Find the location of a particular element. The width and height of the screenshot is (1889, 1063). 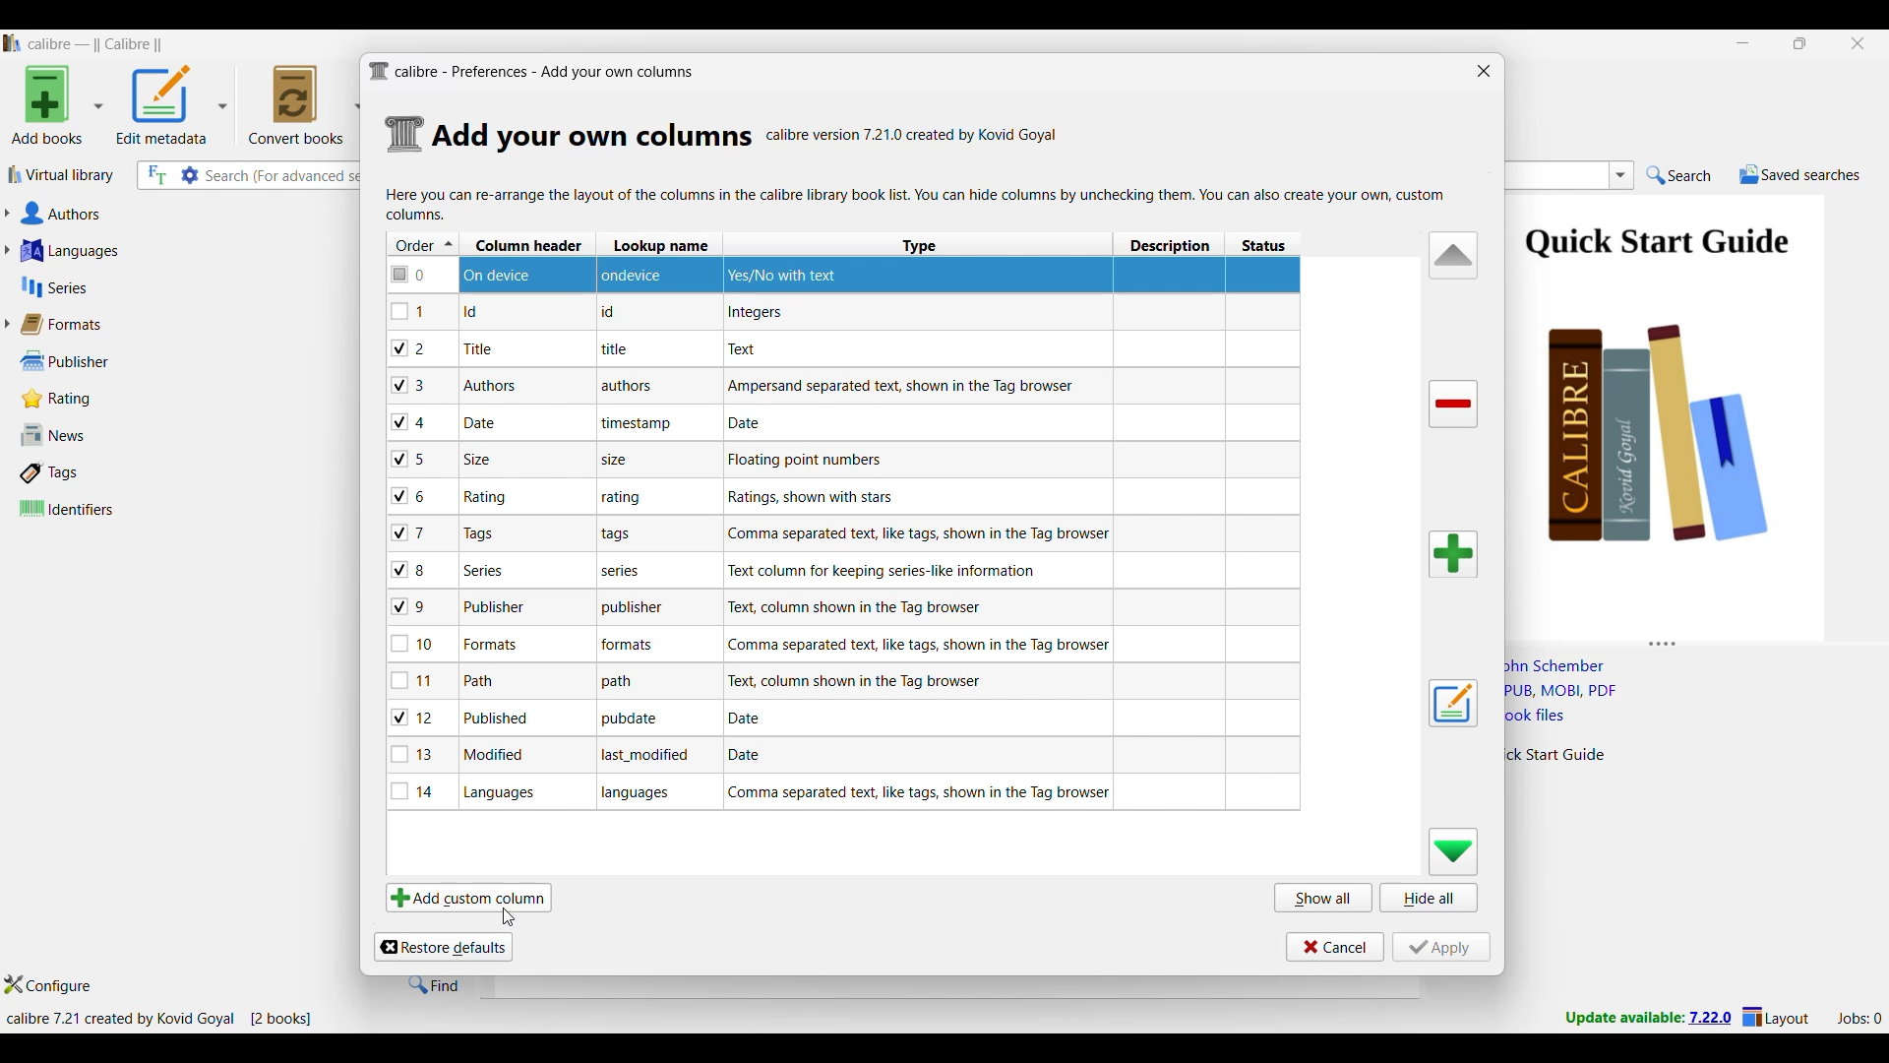

Publisher is located at coordinates (88, 361).